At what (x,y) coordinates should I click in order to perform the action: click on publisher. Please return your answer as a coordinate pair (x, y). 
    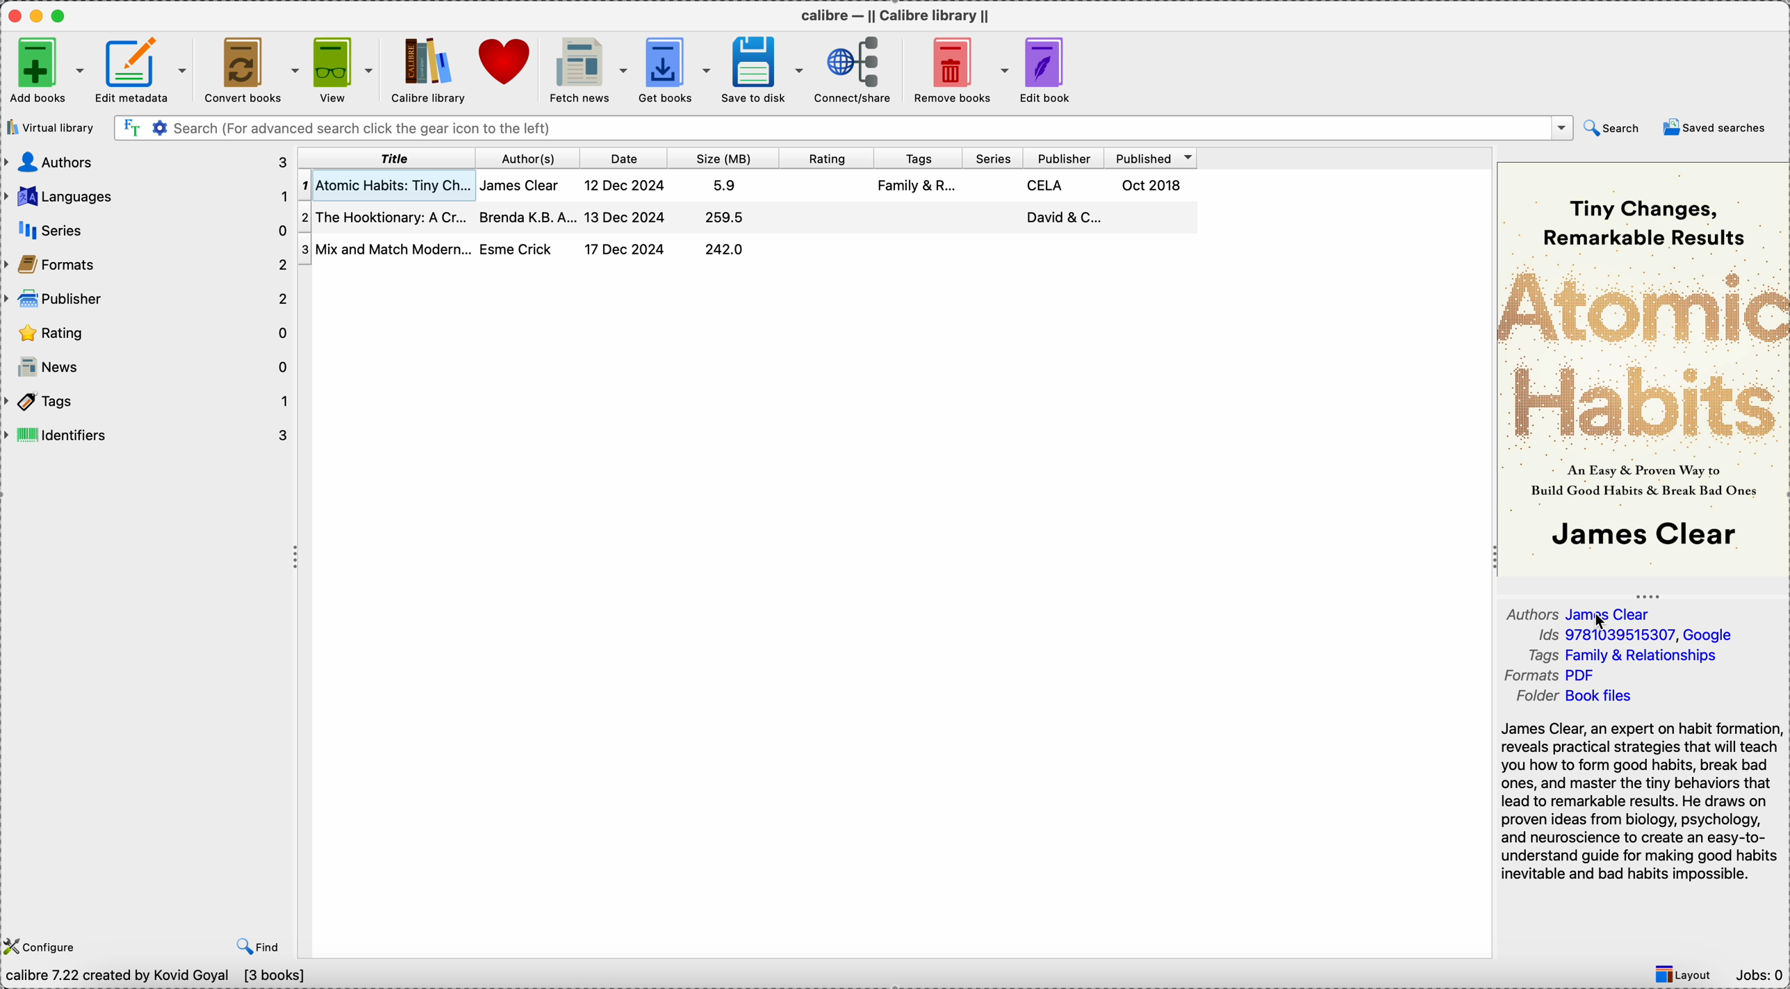
    Looking at the image, I should click on (148, 300).